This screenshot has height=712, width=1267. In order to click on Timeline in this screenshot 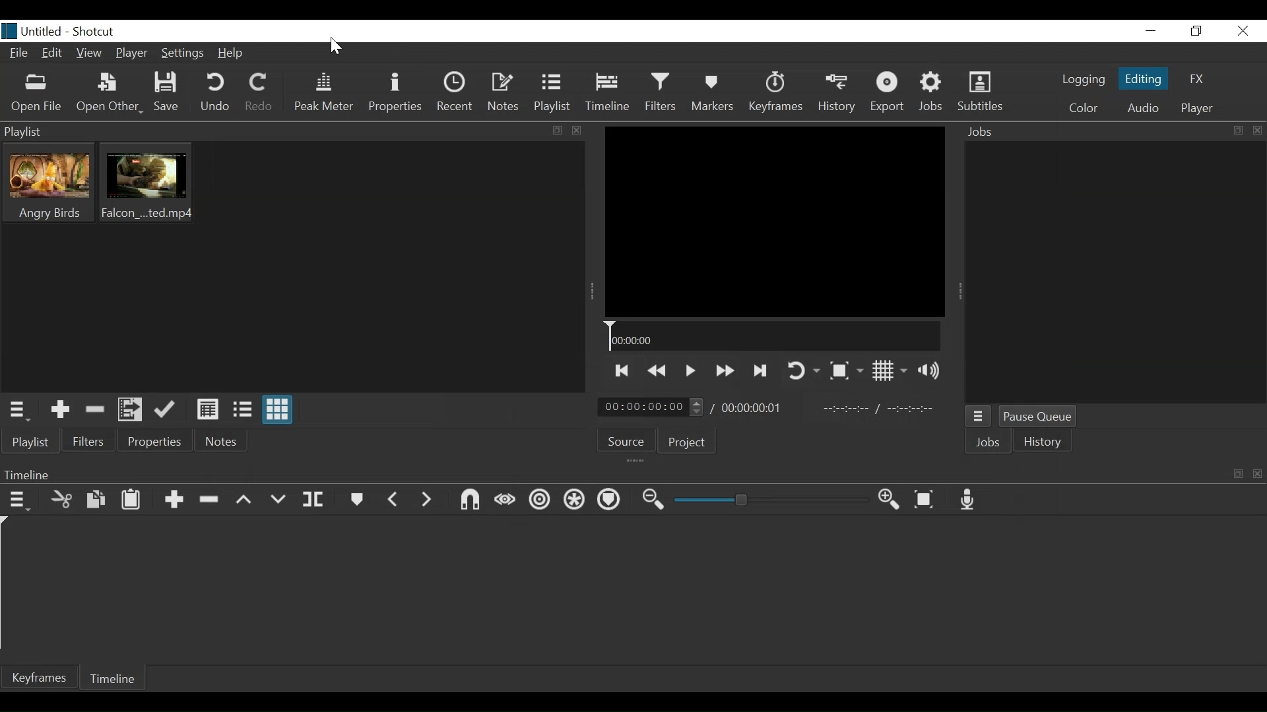, I will do `click(609, 92)`.